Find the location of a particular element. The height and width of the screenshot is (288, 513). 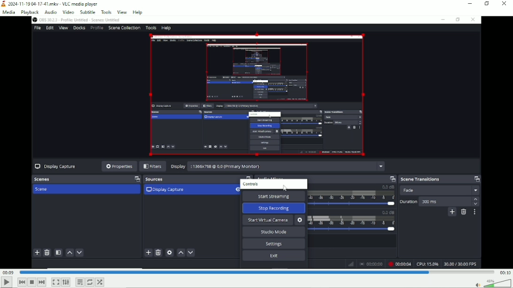

00:09 is located at coordinates (8, 272).